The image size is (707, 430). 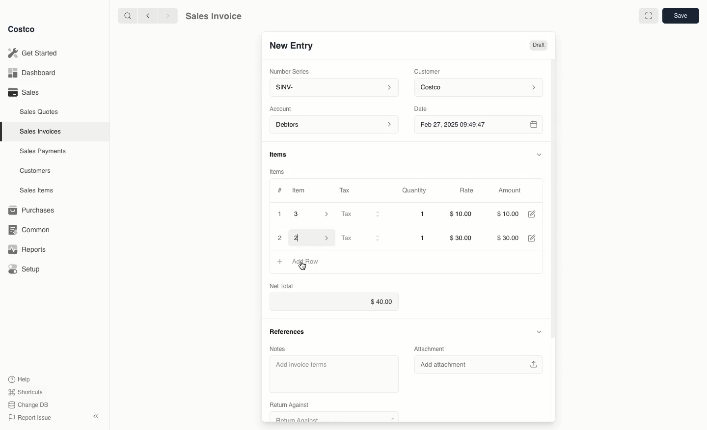 I want to click on Date, so click(x=429, y=107).